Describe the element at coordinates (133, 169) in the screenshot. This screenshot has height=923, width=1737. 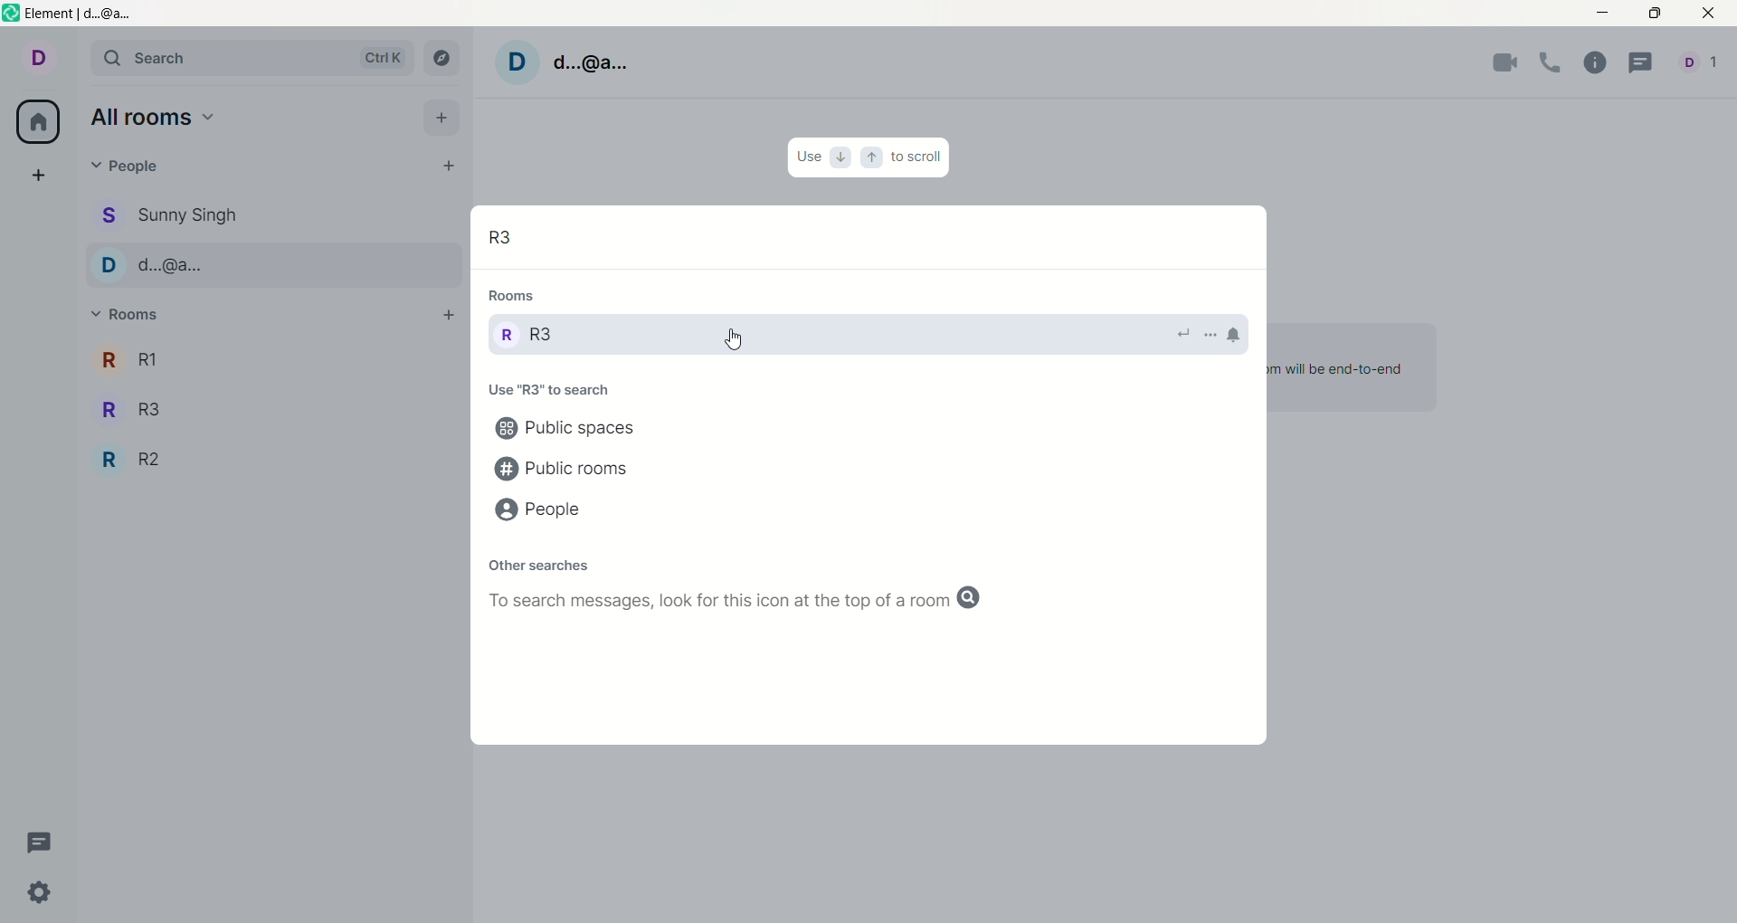
I see `people` at that location.